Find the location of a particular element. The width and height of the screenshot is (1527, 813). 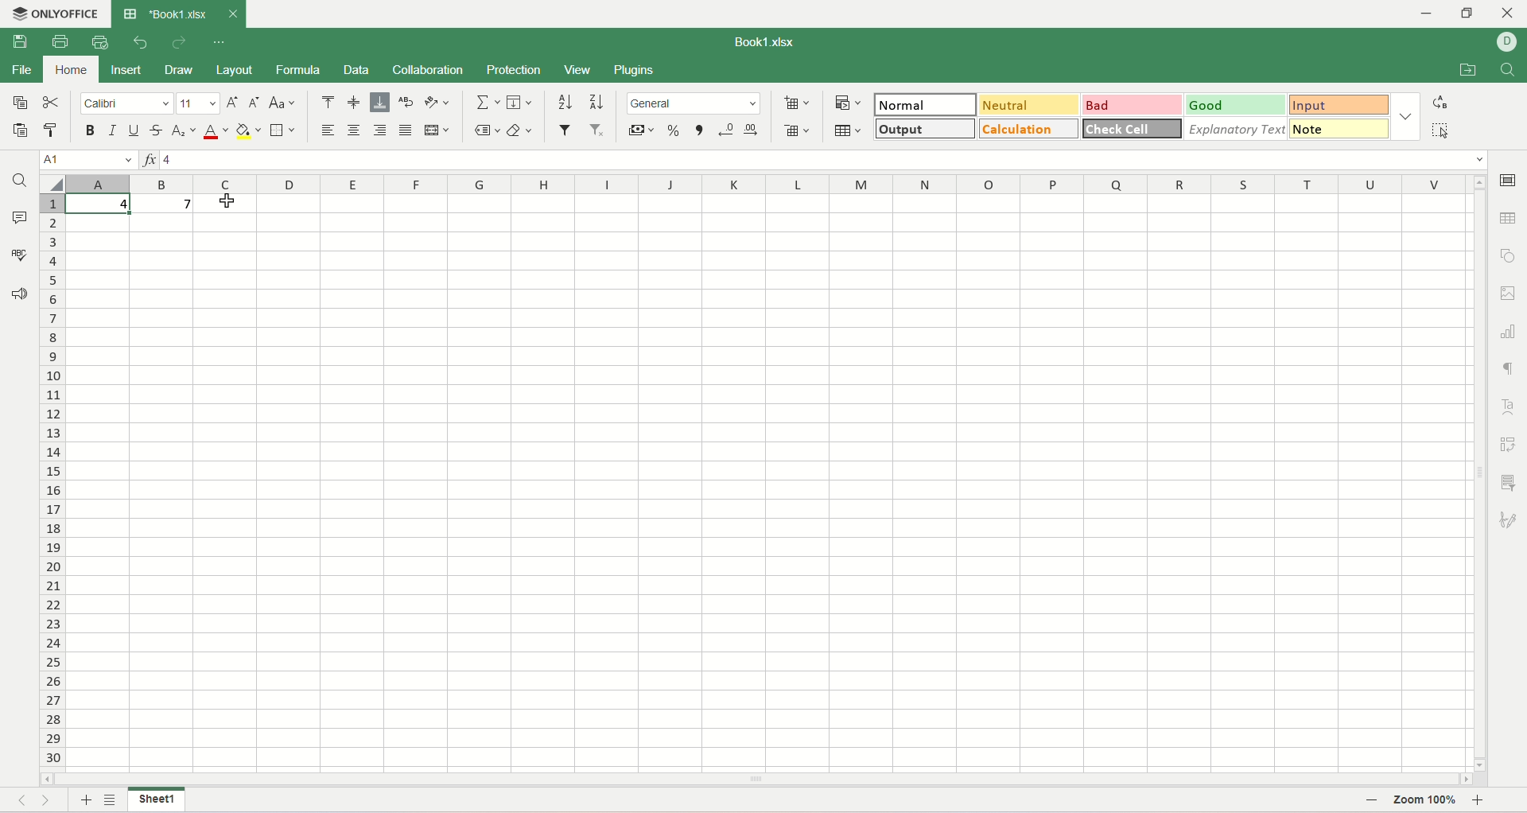

cut is located at coordinates (52, 101).